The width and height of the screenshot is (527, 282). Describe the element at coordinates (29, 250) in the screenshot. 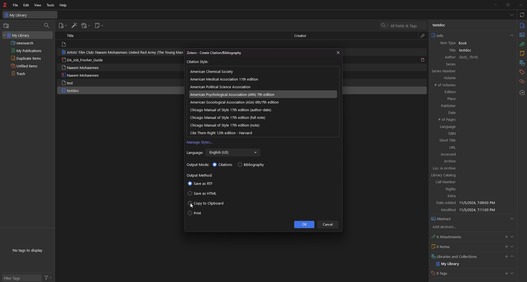

I see `tags to display` at that location.